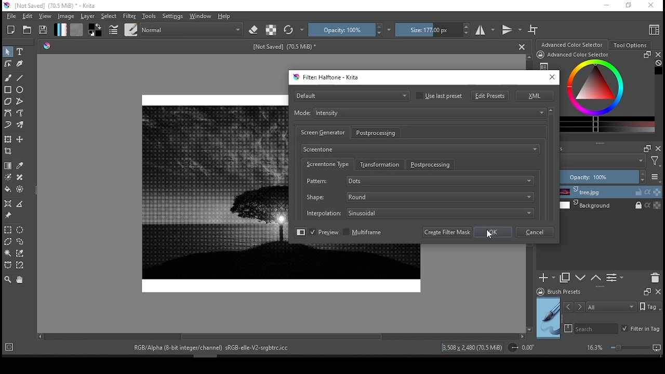 Image resolution: width=665 pixels, height=374 pixels. What do you see at coordinates (432, 30) in the screenshot?
I see `size` at bounding box center [432, 30].